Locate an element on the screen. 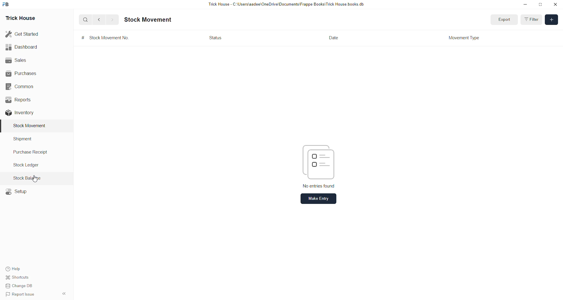 The width and height of the screenshot is (563, 300). Shipment is located at coordinates (22, 139).